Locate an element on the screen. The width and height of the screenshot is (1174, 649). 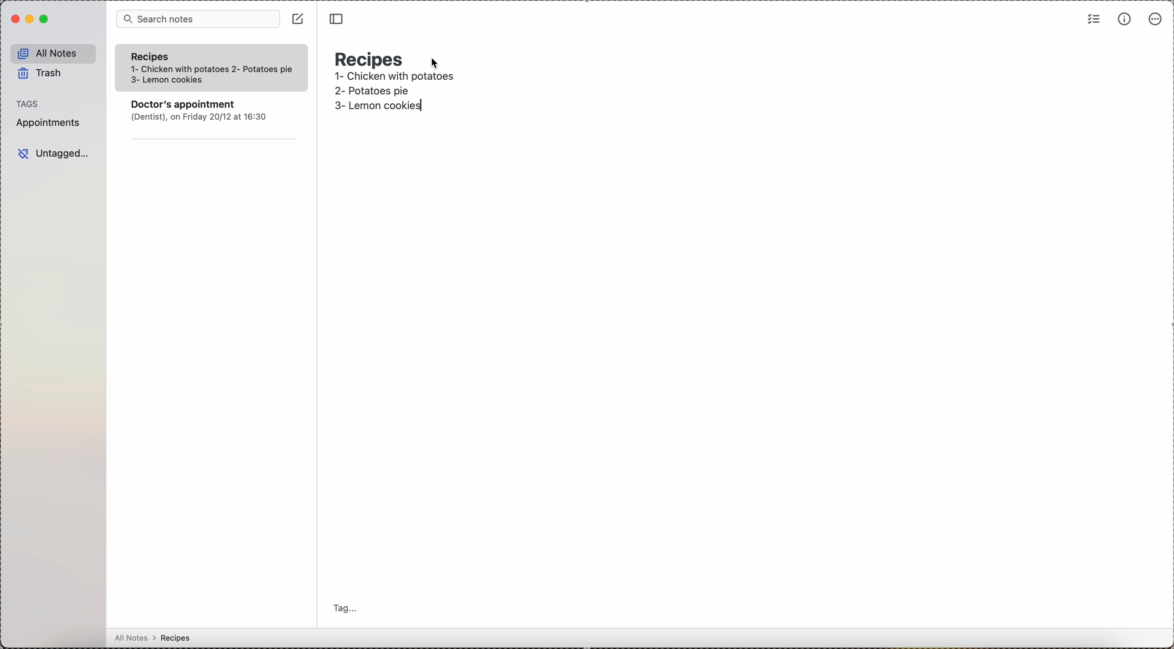
minimize is located at coordinates (30, 20).